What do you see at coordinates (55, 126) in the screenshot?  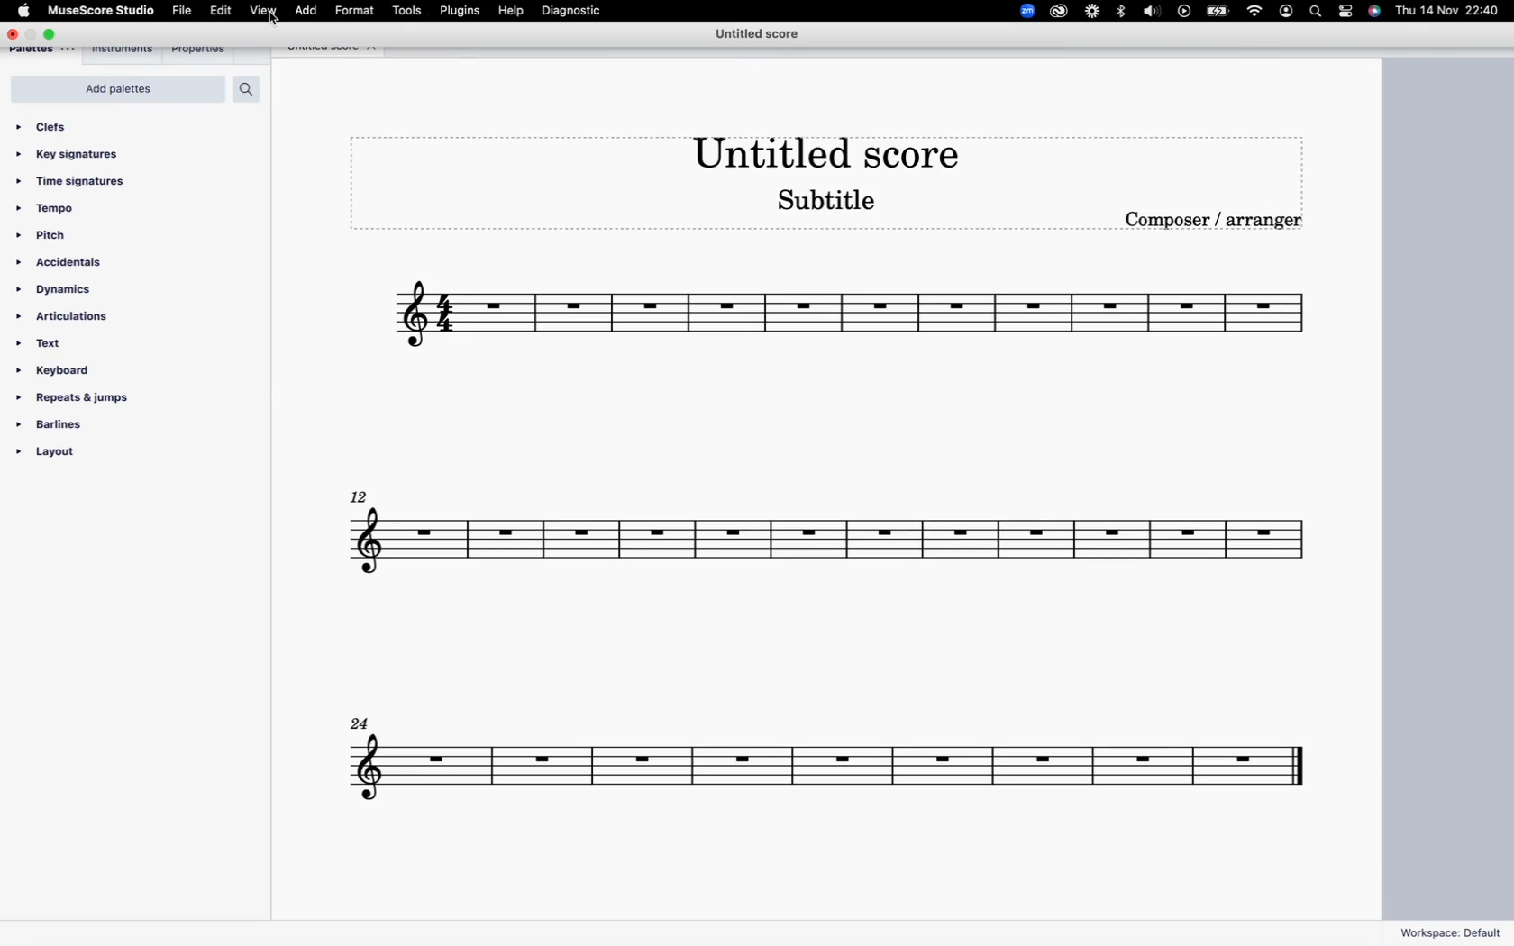 I see `clefs` at bounding box center [55, 126].